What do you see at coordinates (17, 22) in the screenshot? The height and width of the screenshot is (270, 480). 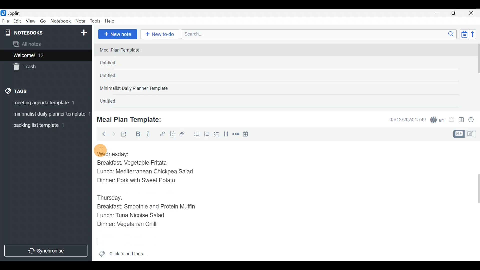 I see `Edit` at bounding box center [17, 22].